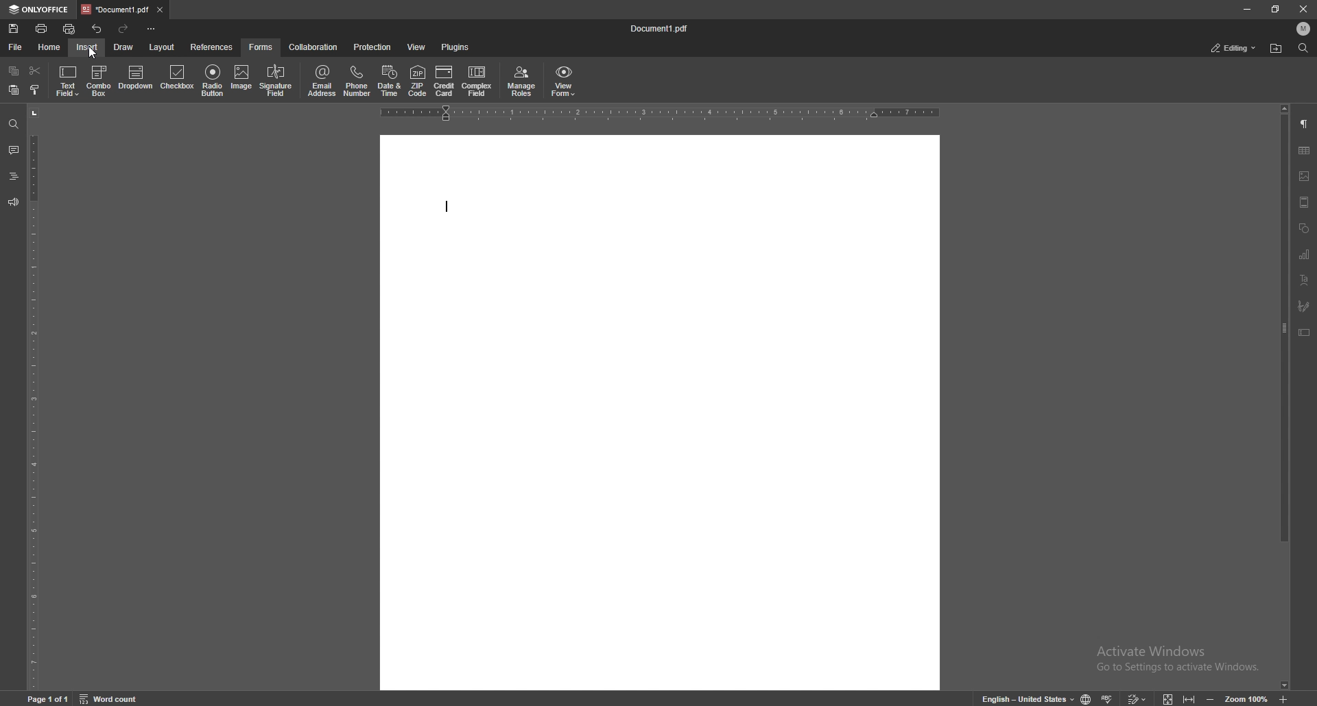 This screenshot has width=1317, height=706. What do you see at coordinates (1304, 306) in the screenshot?
I see `signature` at bounding box center [1304, 306].